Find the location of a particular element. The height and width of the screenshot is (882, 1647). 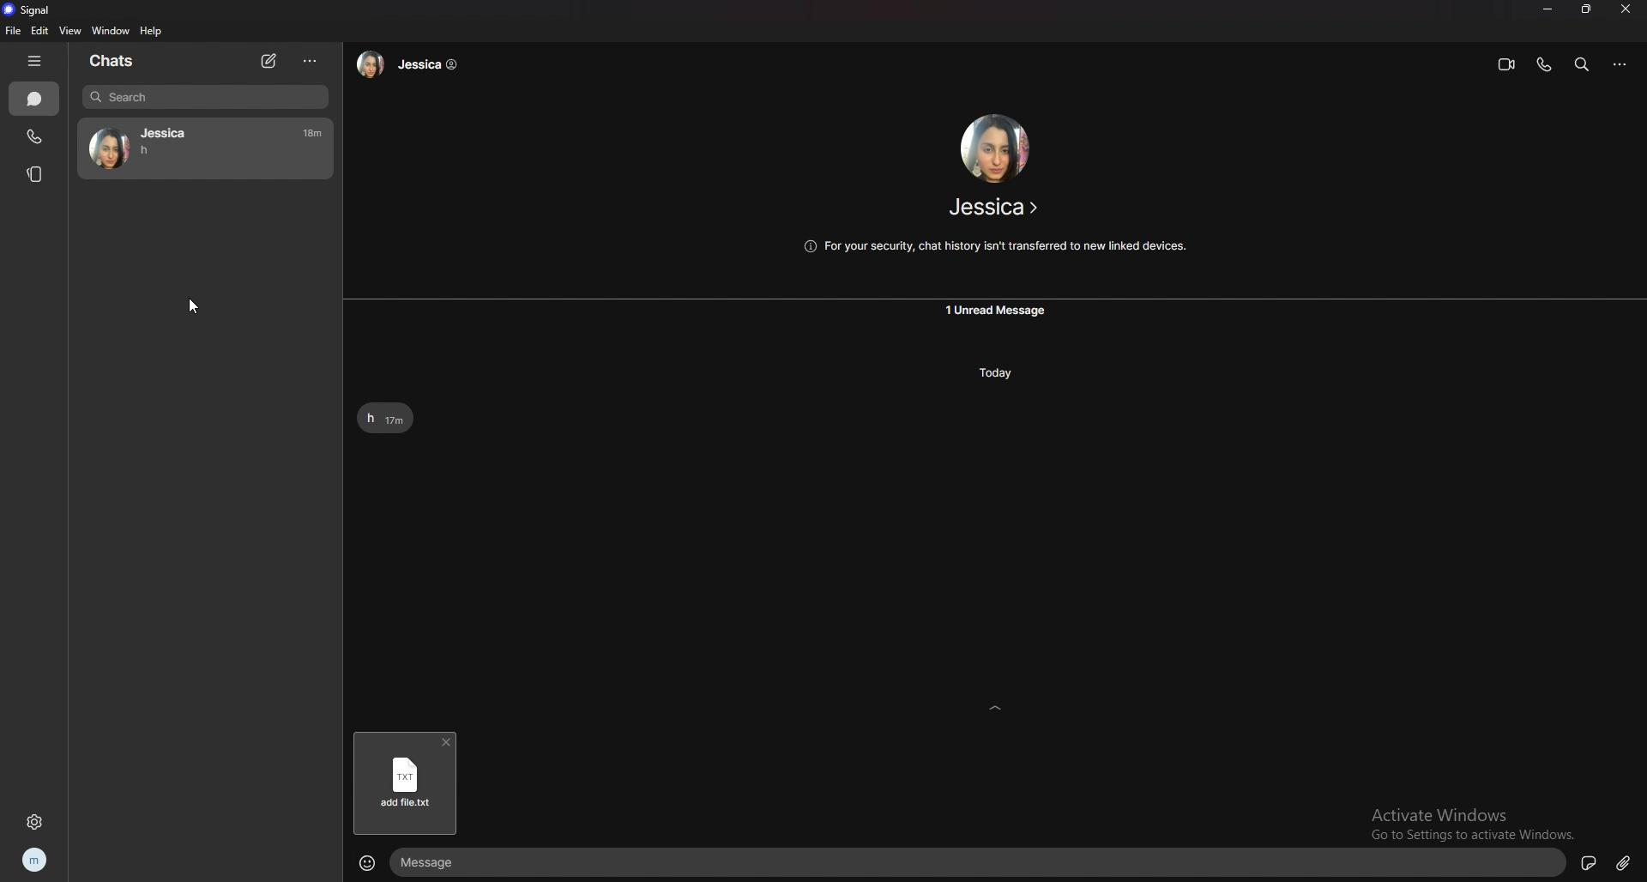

resize is located at coordinates (1586, 9).